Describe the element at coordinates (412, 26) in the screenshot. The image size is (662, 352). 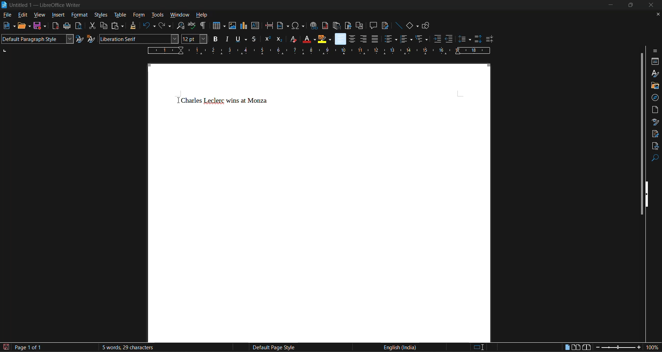
I see `basic shapes` at that location.